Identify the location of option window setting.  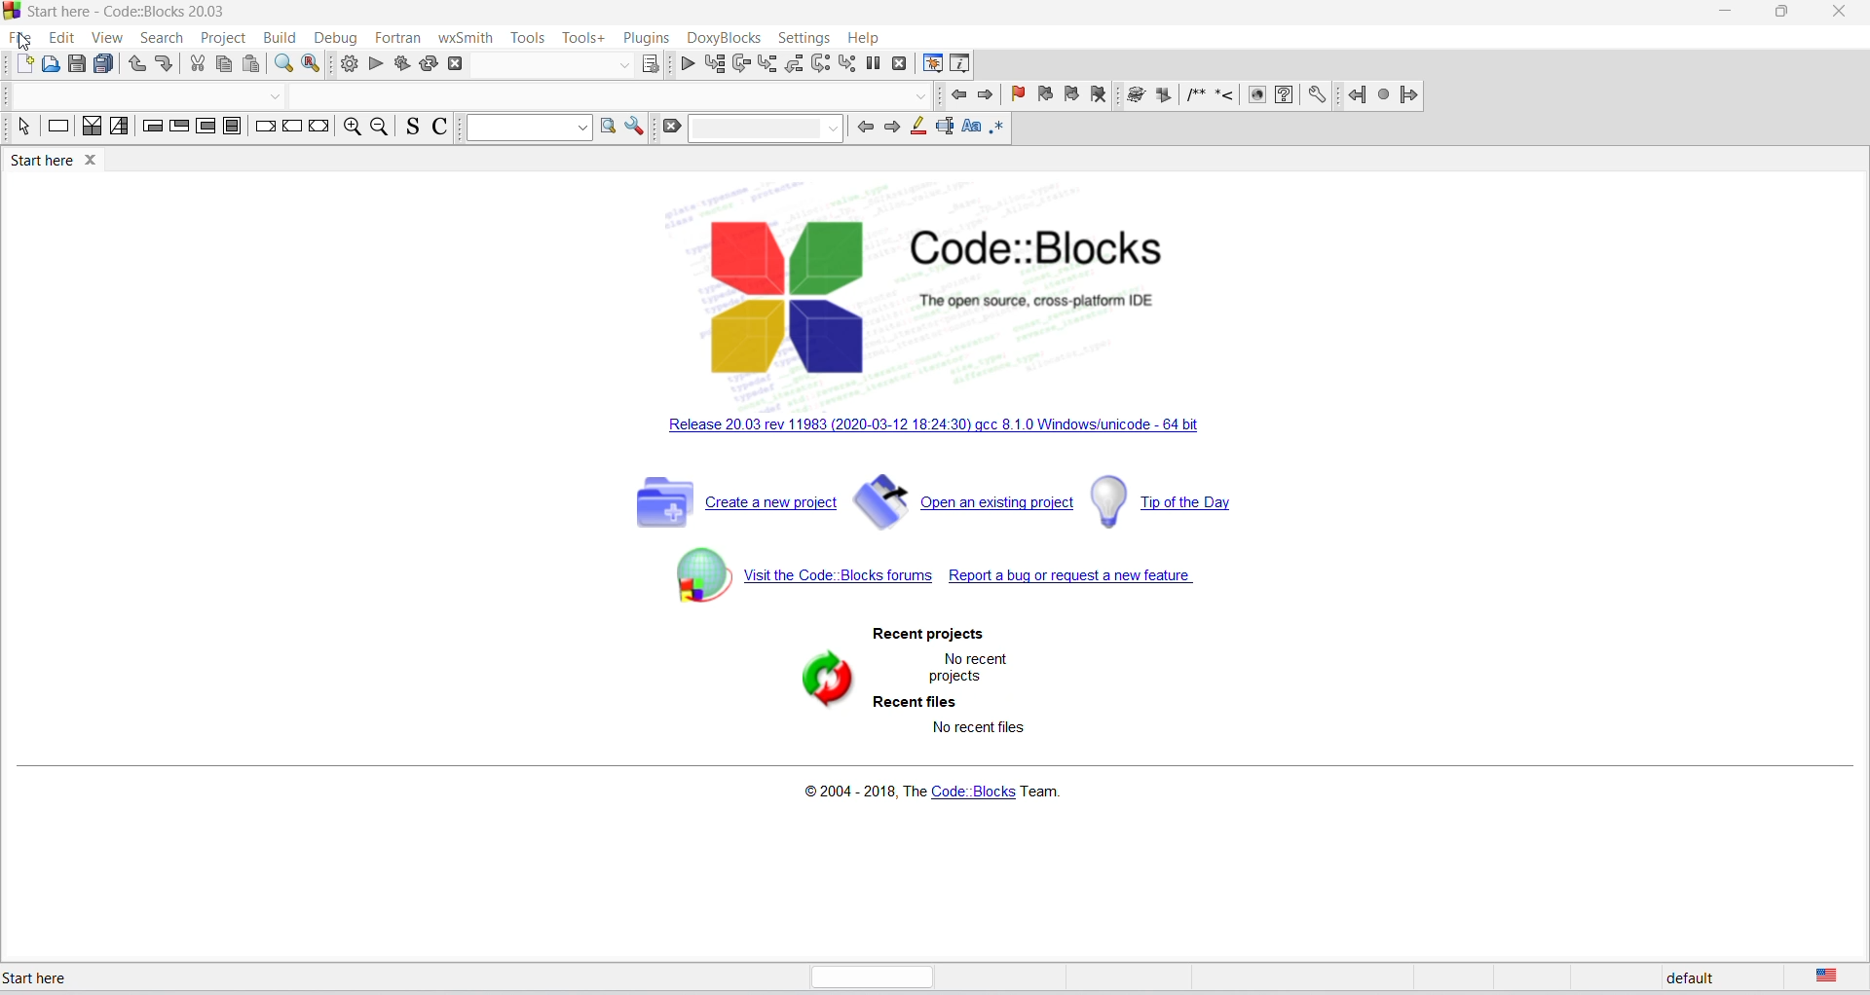
(635, 128).